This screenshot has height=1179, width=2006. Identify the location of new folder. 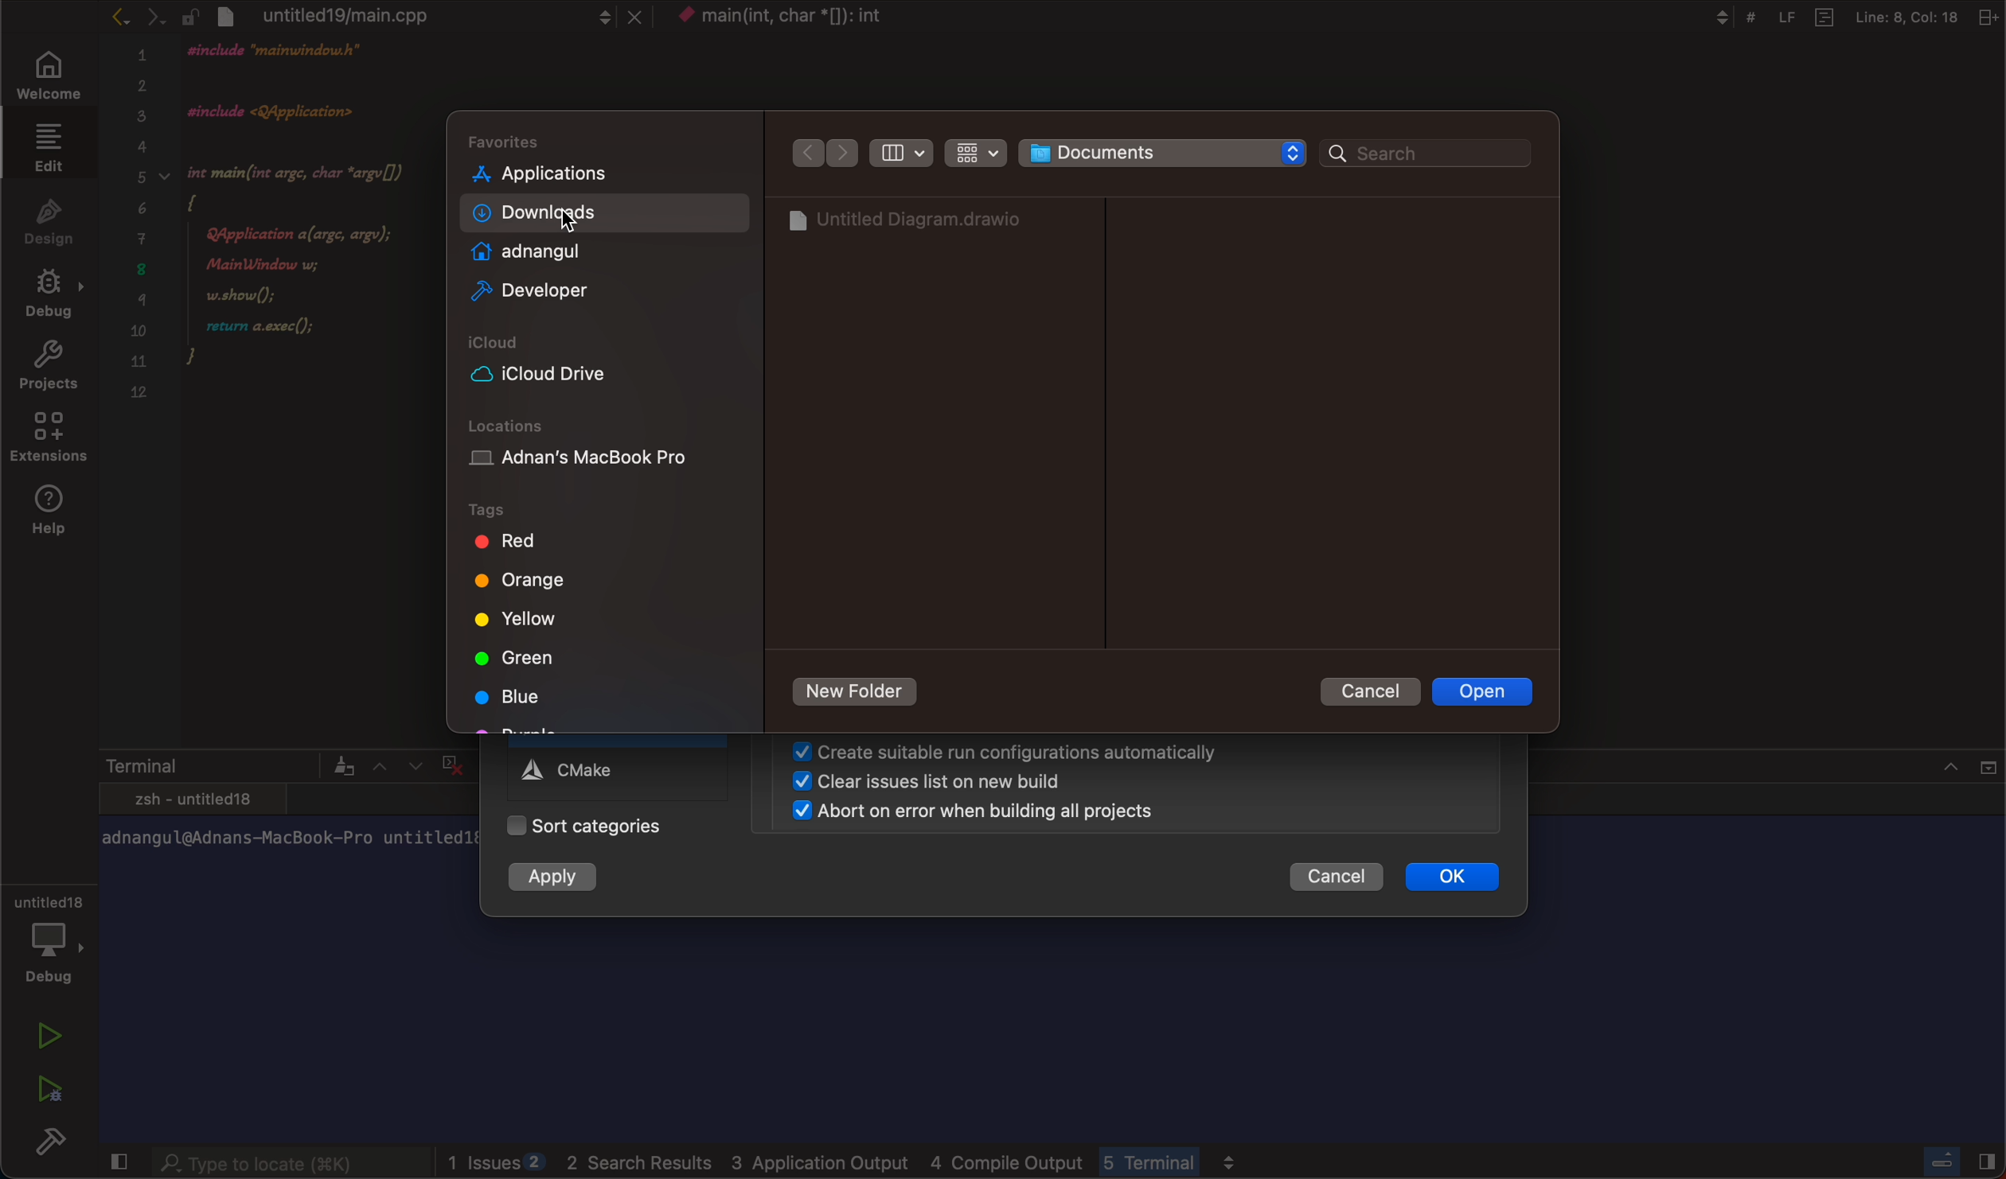
(857, 692).